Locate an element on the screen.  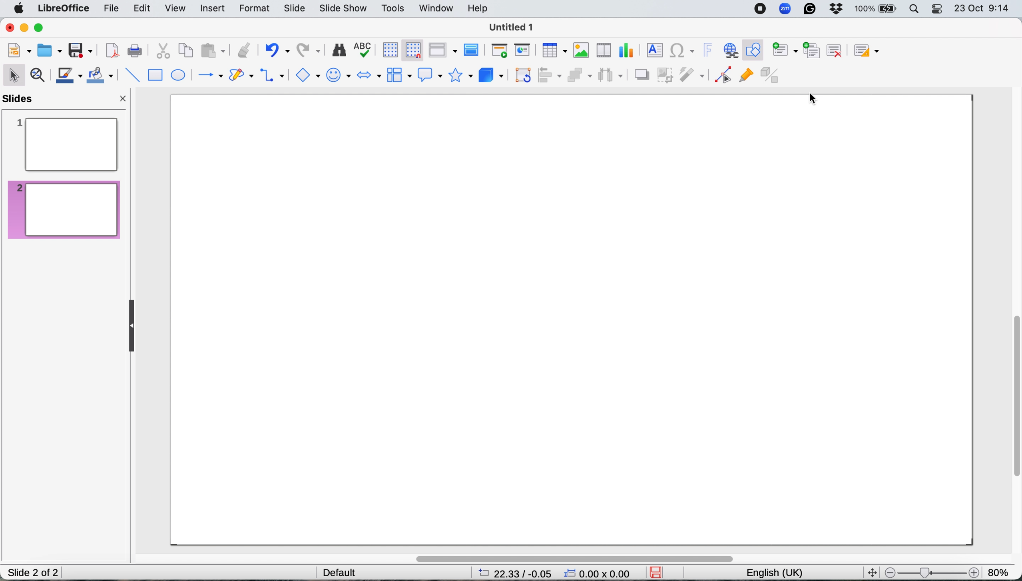
shadow is located at coordinates (641, 74).